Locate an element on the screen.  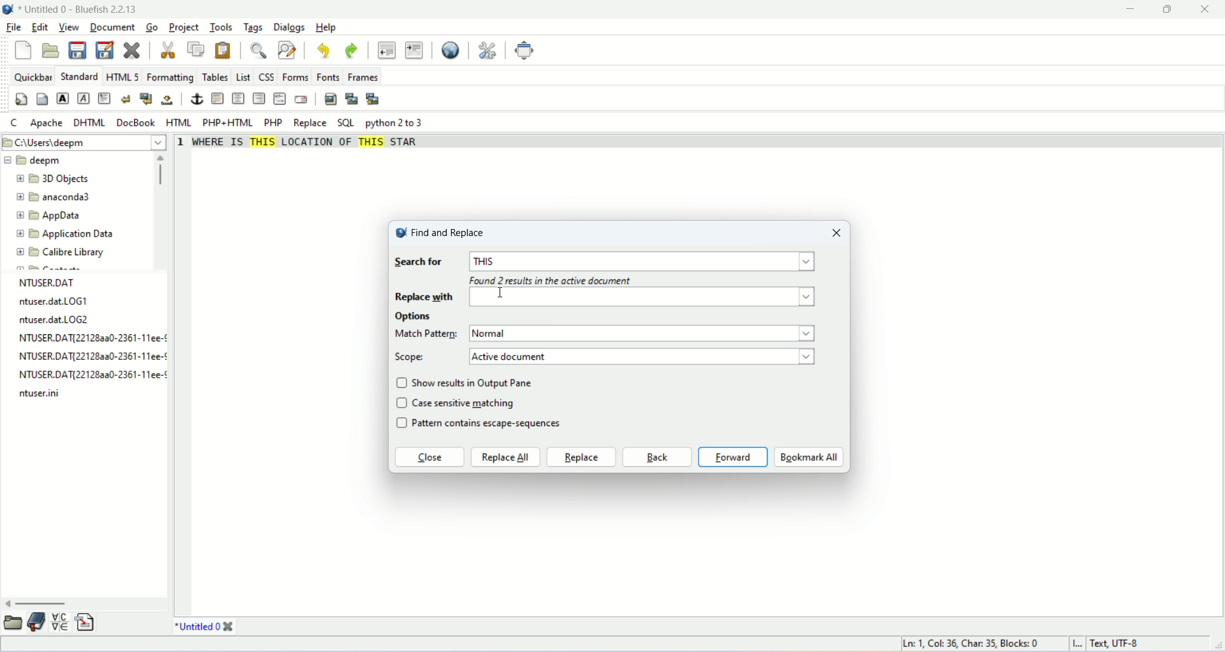
email is located at coordinates (301, 99).